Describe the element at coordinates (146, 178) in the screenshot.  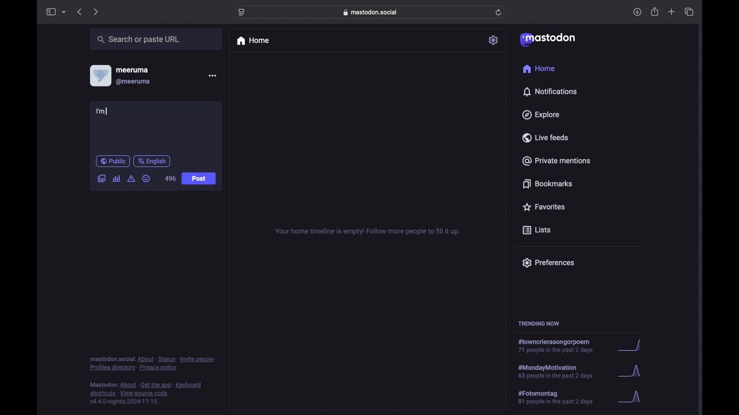
I see `emoji` at that location.